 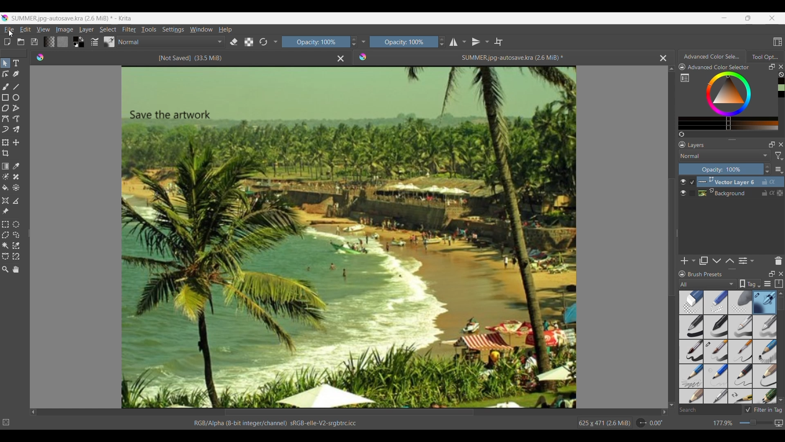 What do you see at coordinates (5, 269) in the screenshot?
I see `Zoom tool` at bounding box center [5, 269].